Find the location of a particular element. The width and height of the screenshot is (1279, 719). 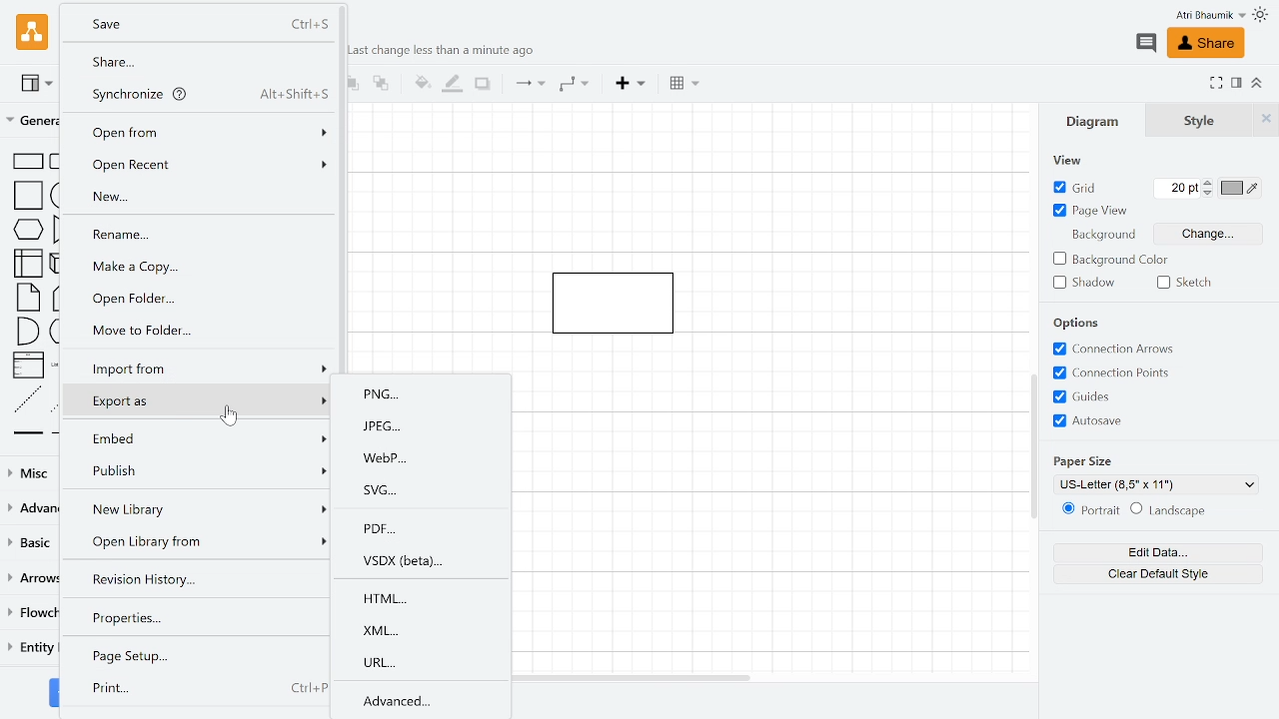

Advanced is located at coordinates (424, 700).